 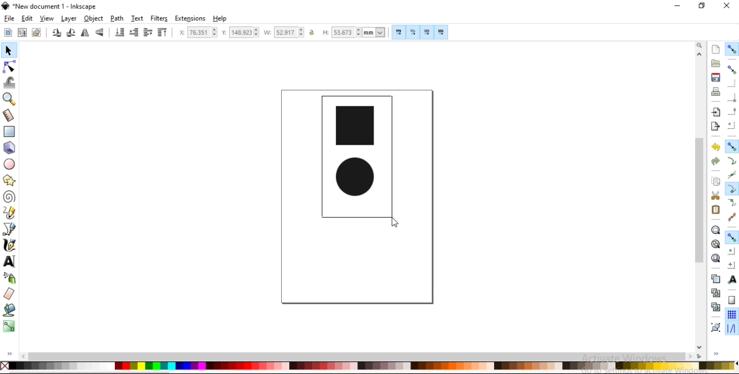 I want to click on create a new document, so click(x=716, y=49).